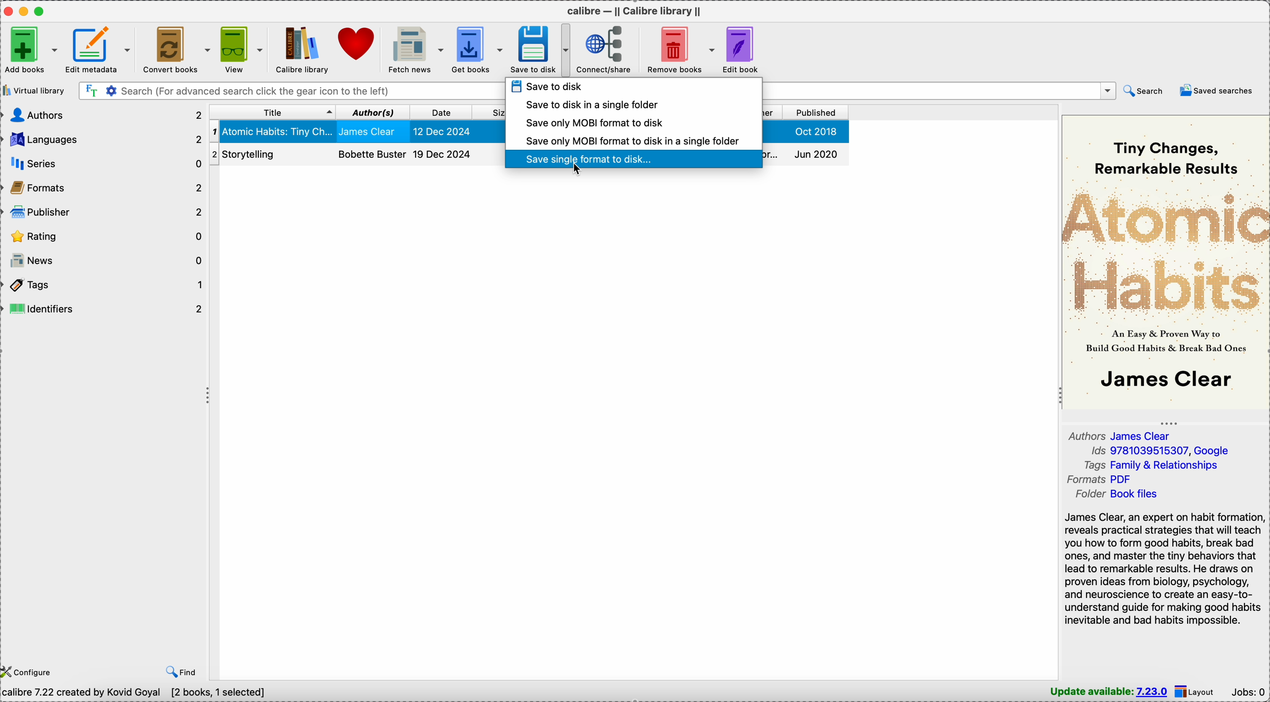  Describe the element at coordinates (105, 287) in the screenshot. I see `tags` at that location.